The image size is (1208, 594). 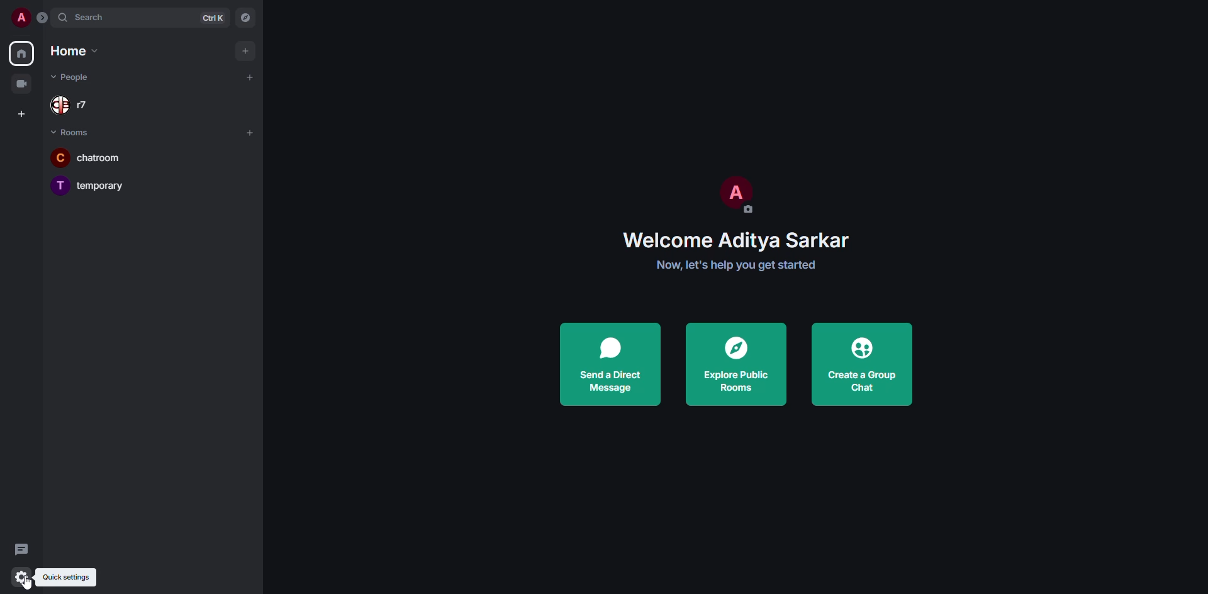 I want to click on ctrl K, so click(x=213, y=18).